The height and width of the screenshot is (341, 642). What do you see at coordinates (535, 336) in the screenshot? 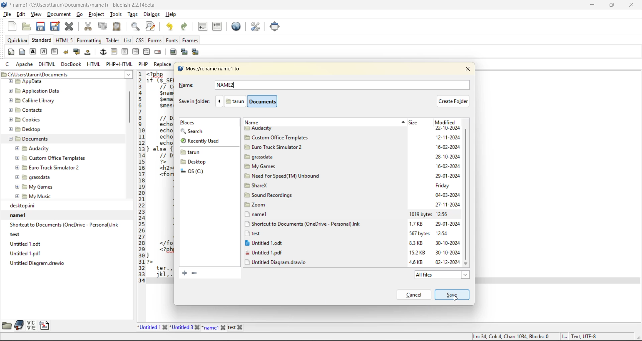
I see `metadata` at bounding box center [535, 336].